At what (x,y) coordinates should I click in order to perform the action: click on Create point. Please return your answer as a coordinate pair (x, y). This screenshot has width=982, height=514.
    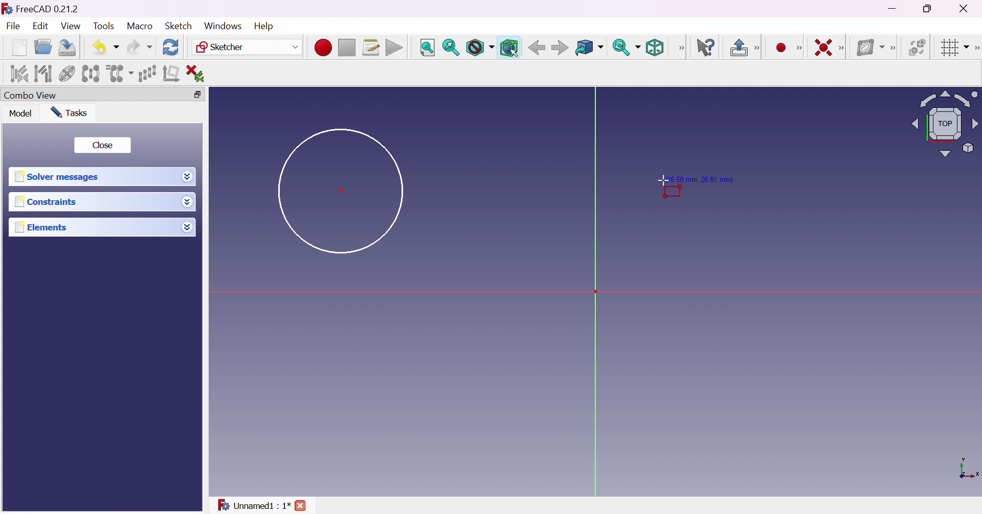
    Looking at the image, I should click on (781, 48).